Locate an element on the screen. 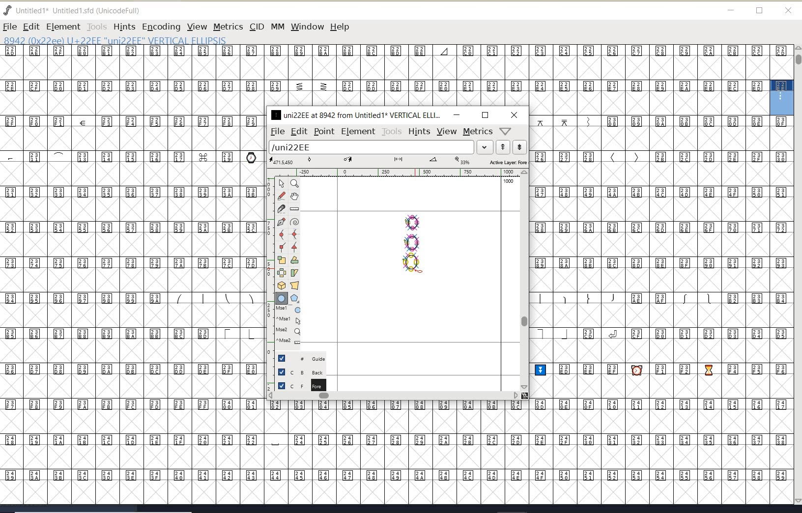 Image resolution: width=802 pixels, height=513 pixels. FILE is located at coordinates (9, 27).